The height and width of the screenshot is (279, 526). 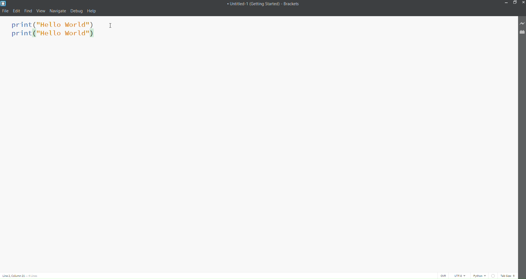 I want to click on view, so click(x=40, y=11).